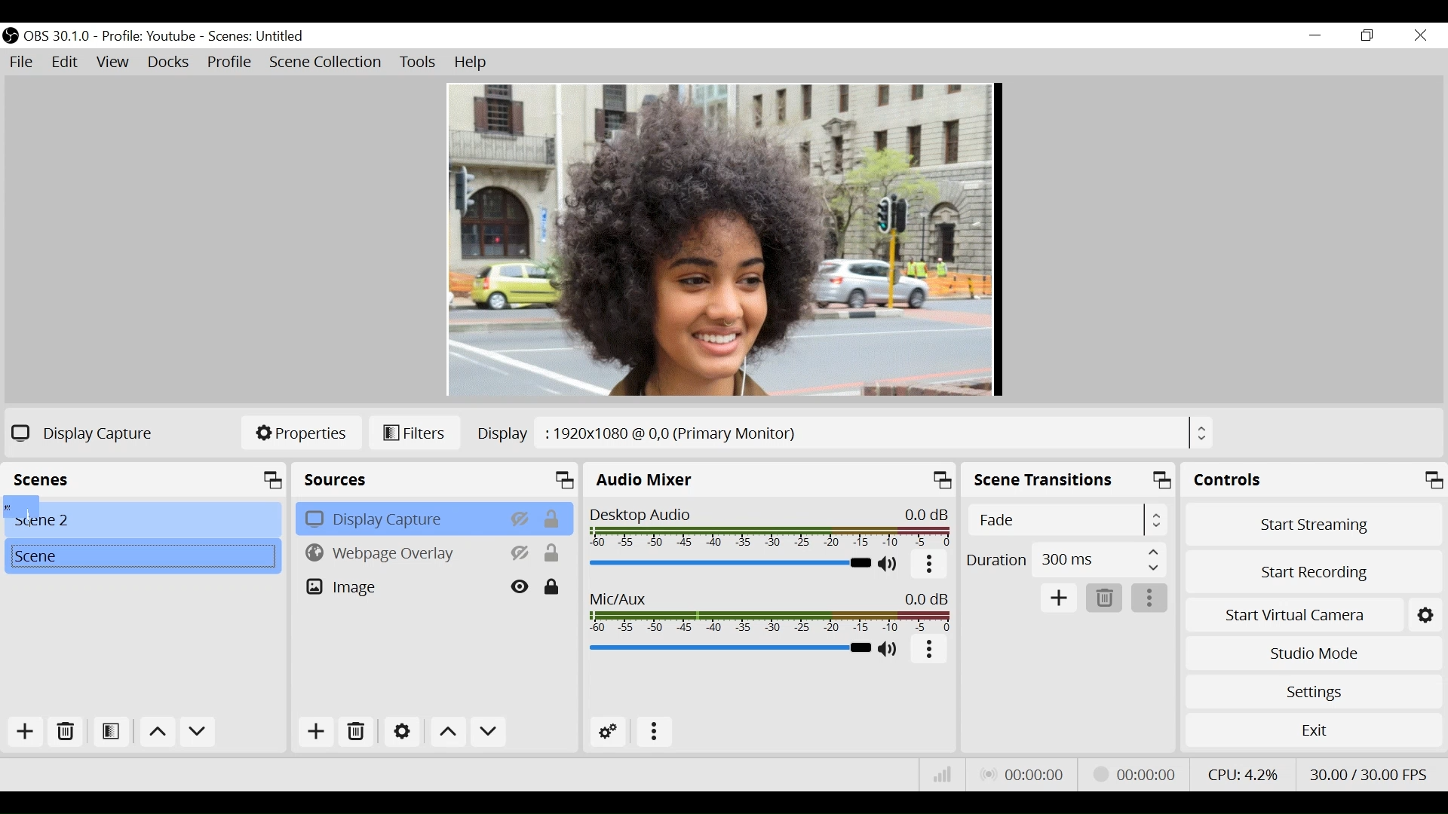 The image size is (1448, 814). I want to click on Advanced Audio Settings, so click(609, 731).